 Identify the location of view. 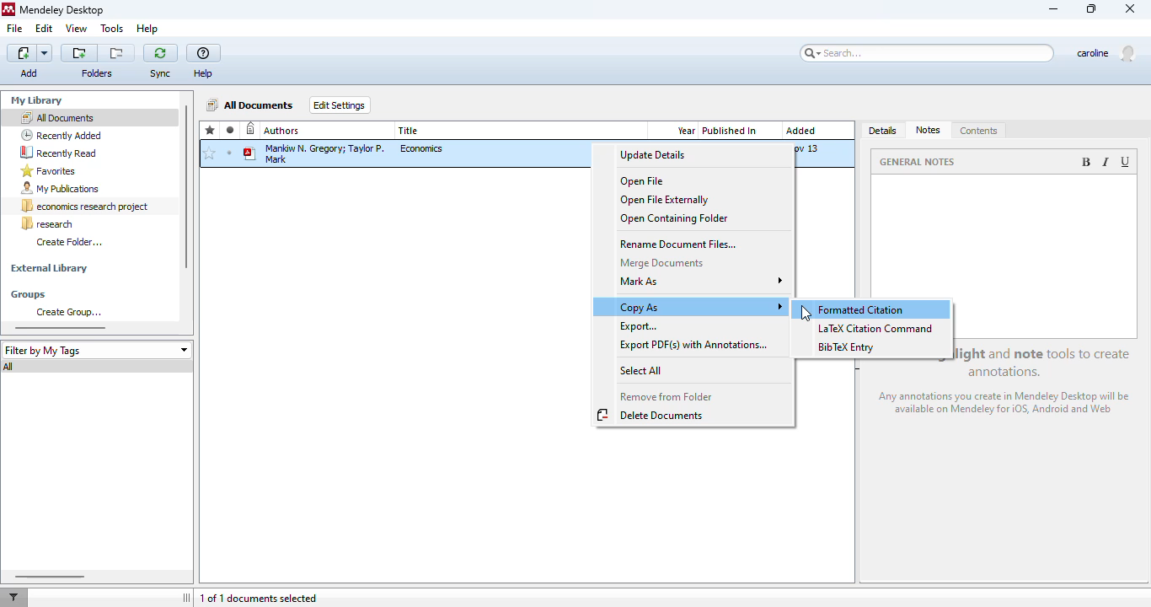
(77, 28).